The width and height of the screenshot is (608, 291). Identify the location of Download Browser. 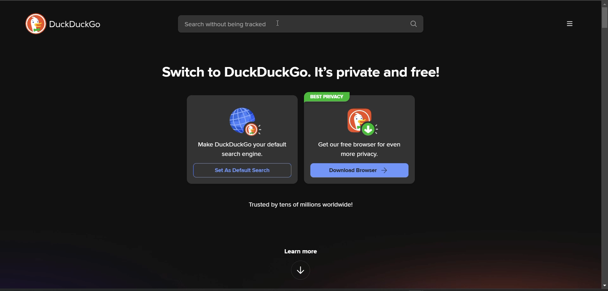
(359, 170).